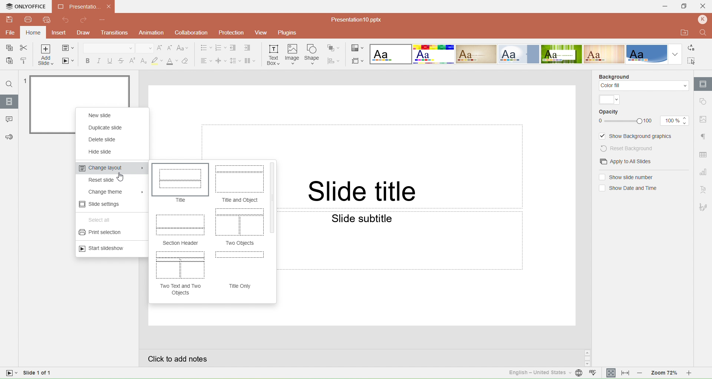  Describe the element at coordinates (238, 223) in the screenshot. I see `Two objects Preview layout` at that location.